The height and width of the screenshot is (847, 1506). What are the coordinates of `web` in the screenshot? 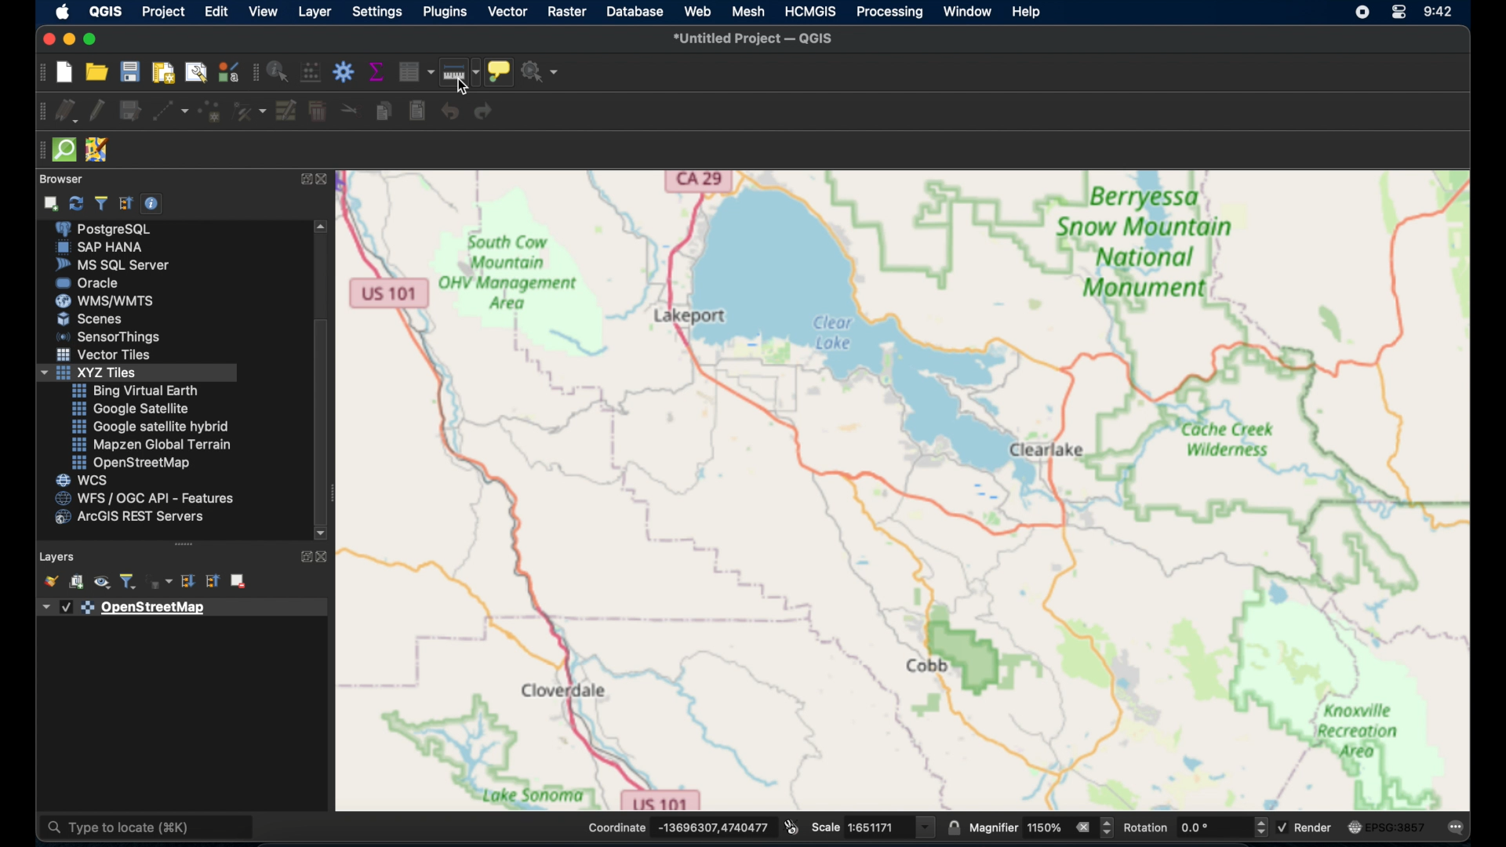 It's located at (697, 12).